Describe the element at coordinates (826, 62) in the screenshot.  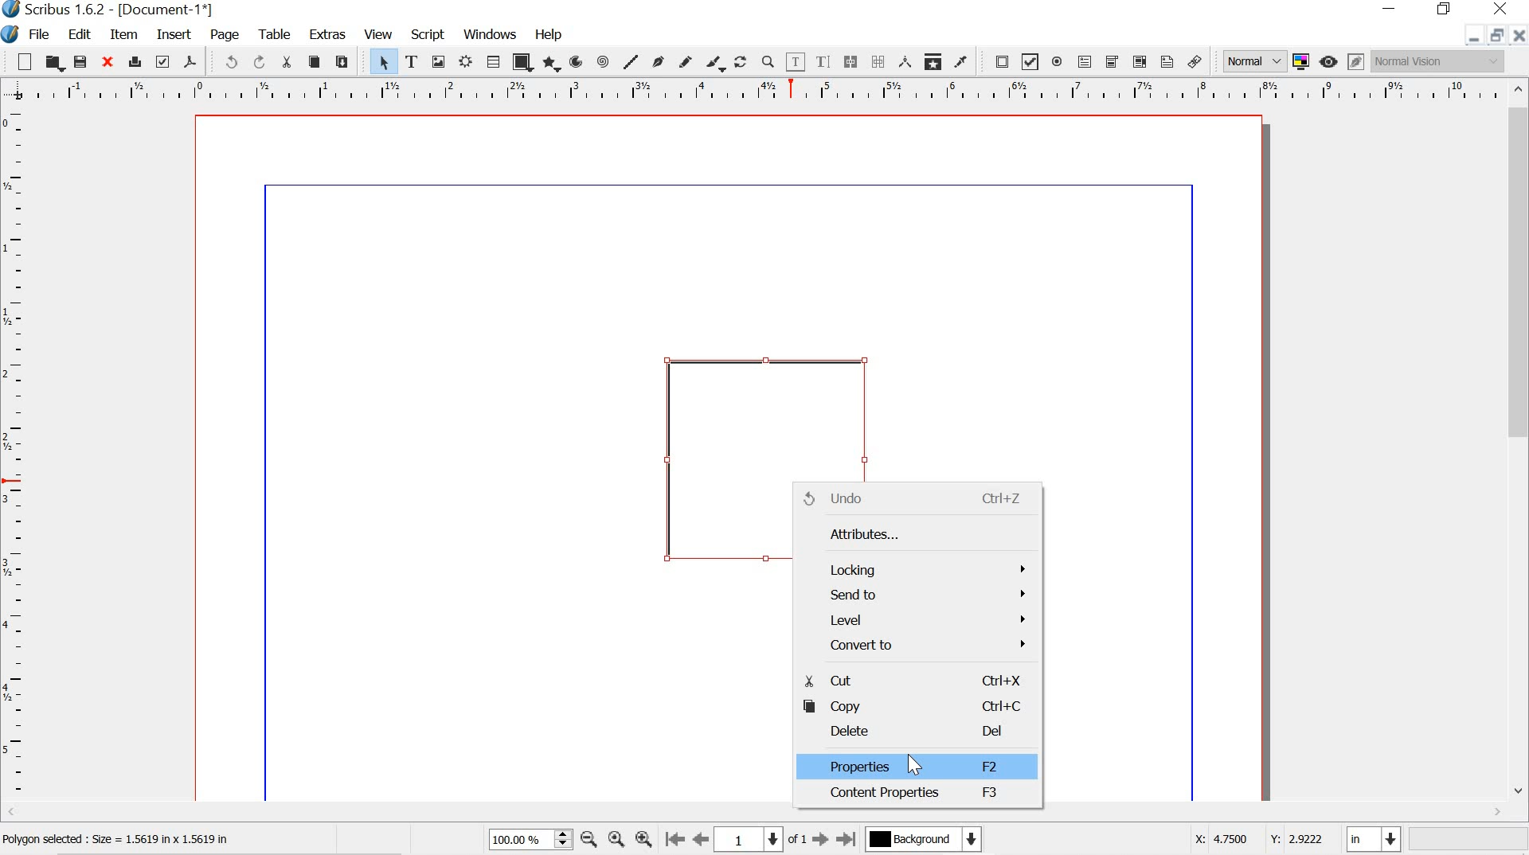
I see `edit text with story editor` at that location.